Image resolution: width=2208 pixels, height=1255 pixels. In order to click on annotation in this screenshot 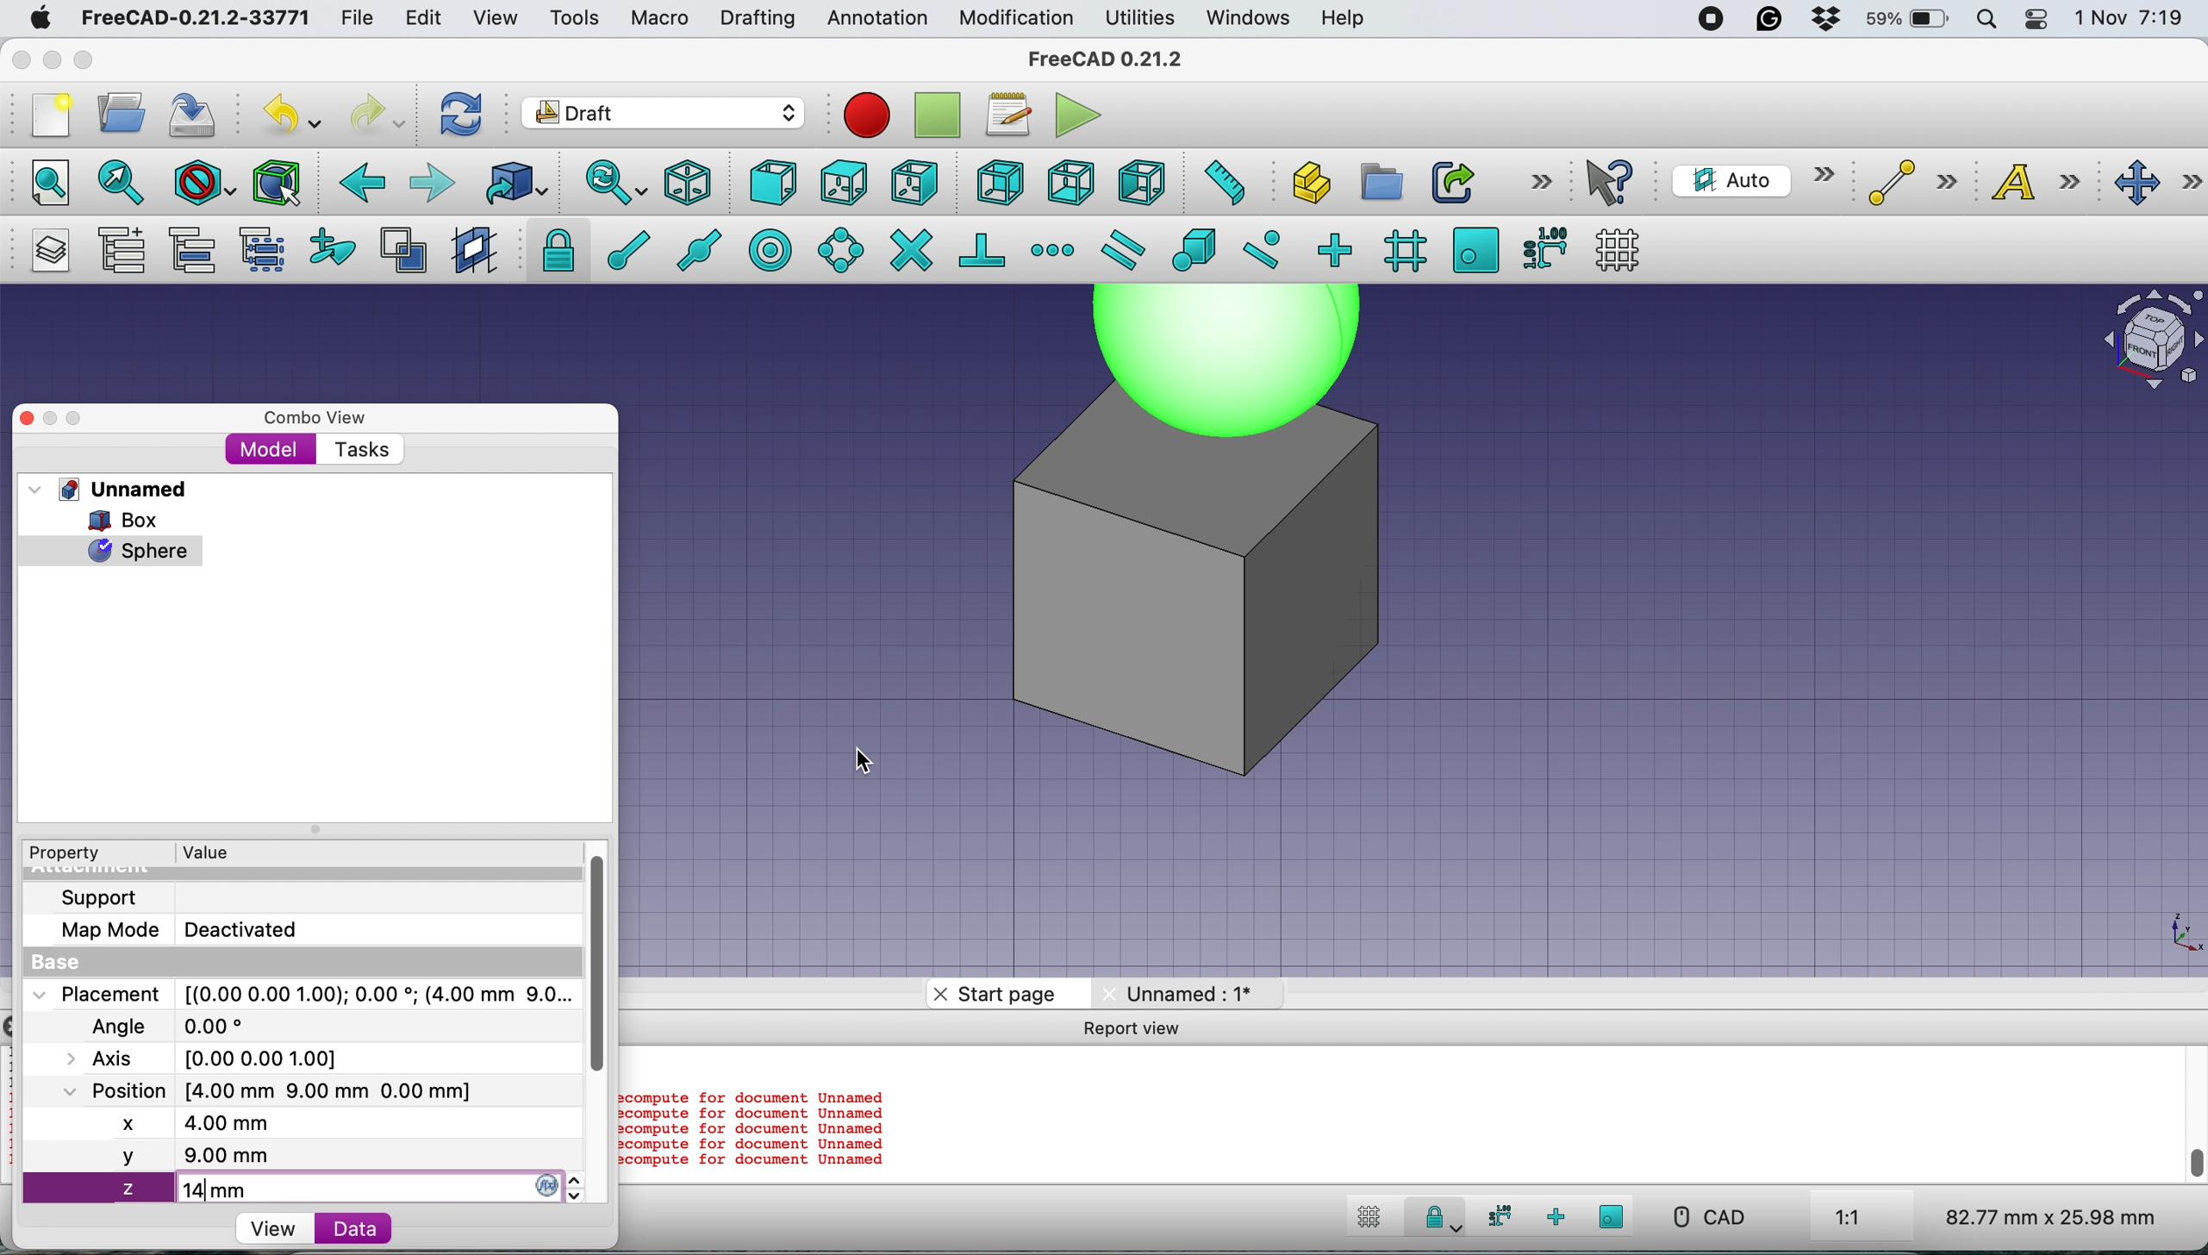, I will do `click(873, 18)`.